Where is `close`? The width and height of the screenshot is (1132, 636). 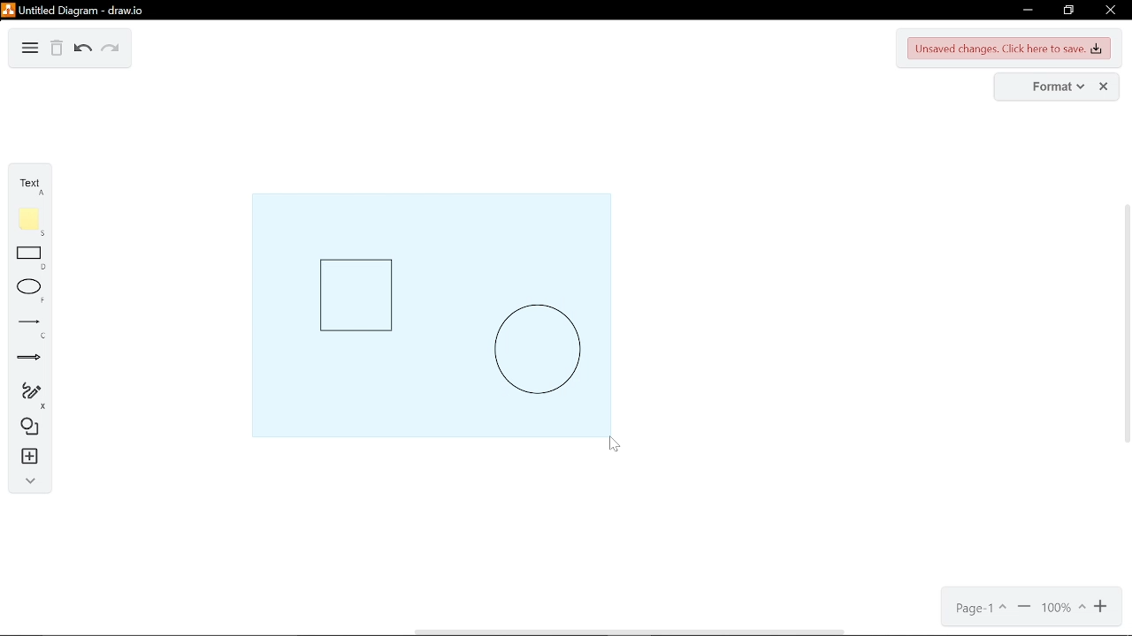
close is located at coordinates (1112, 11).